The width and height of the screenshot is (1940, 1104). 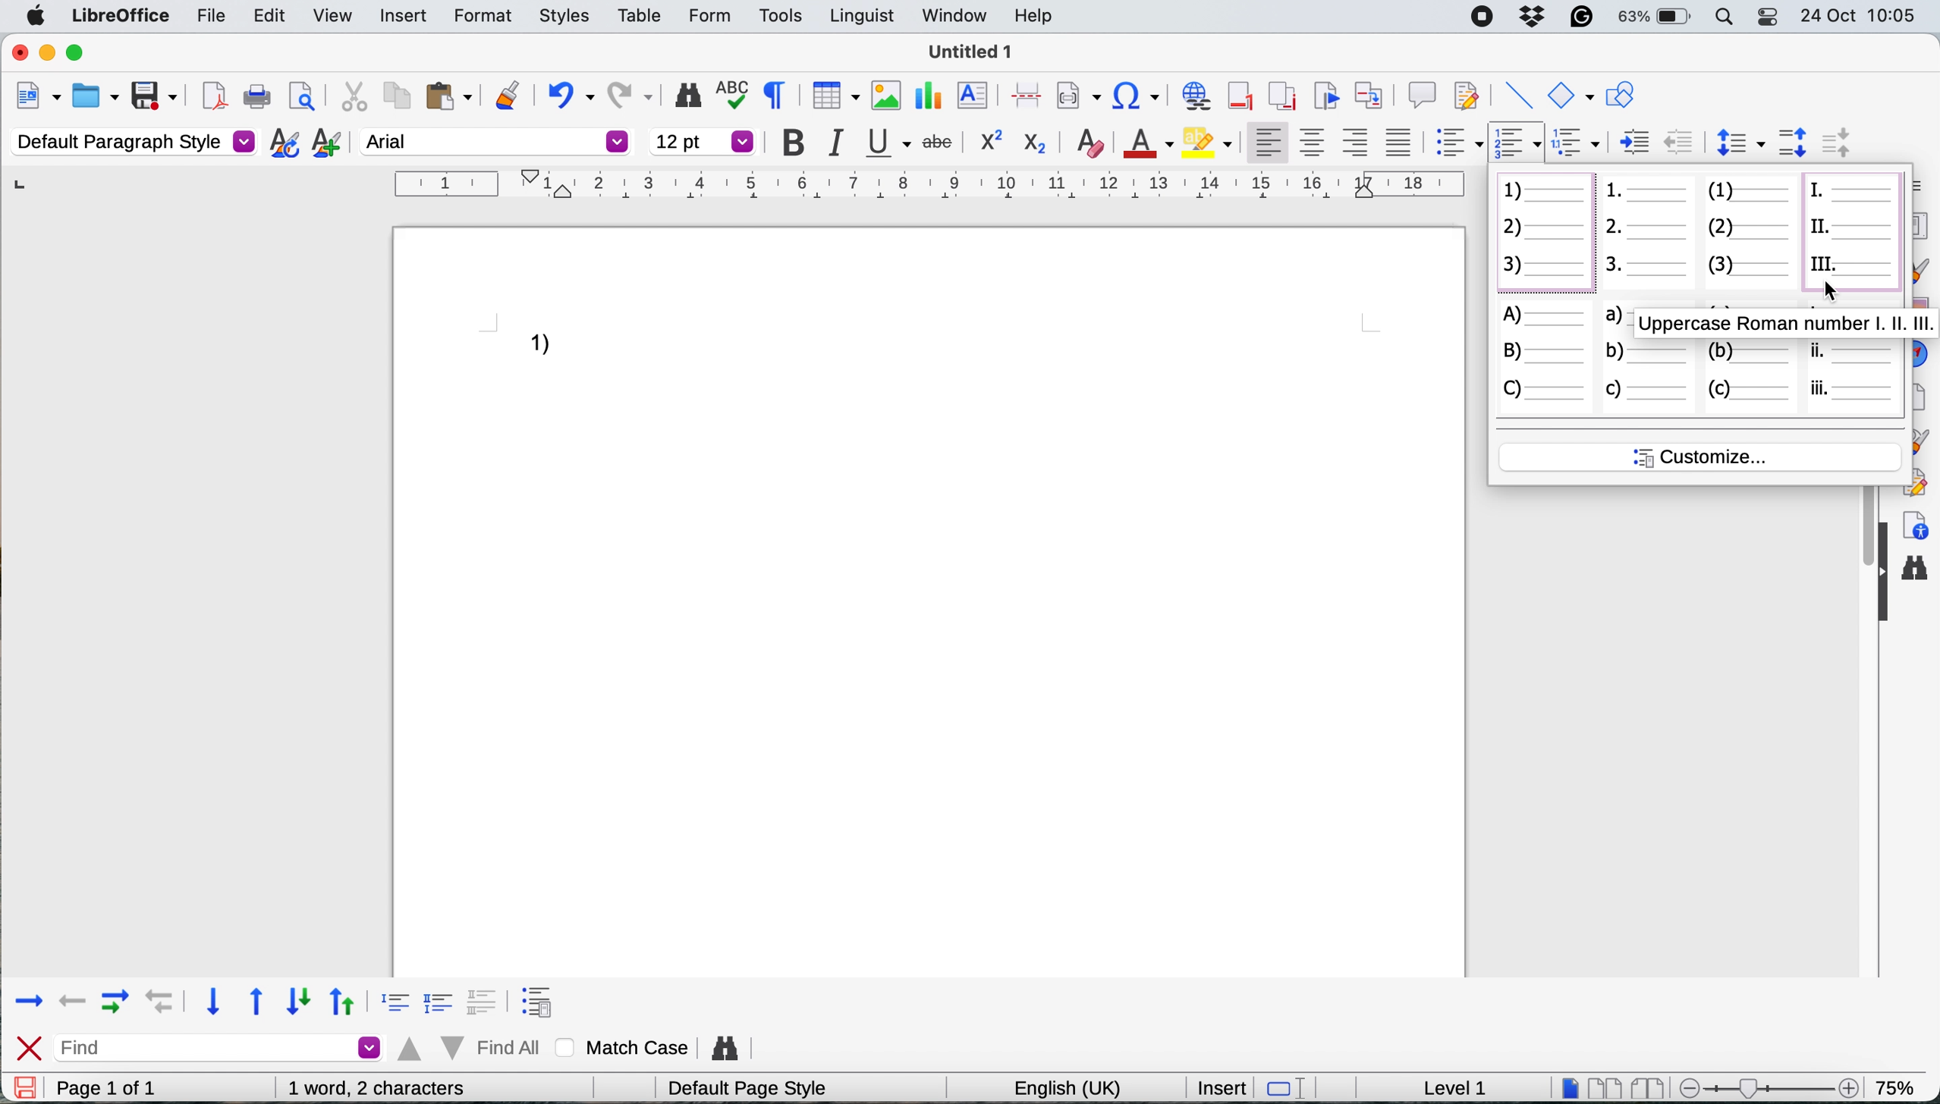 What do you see at coordinates (705, 17) in the screenshot?
I see `form` at bounding box center [705, 17].